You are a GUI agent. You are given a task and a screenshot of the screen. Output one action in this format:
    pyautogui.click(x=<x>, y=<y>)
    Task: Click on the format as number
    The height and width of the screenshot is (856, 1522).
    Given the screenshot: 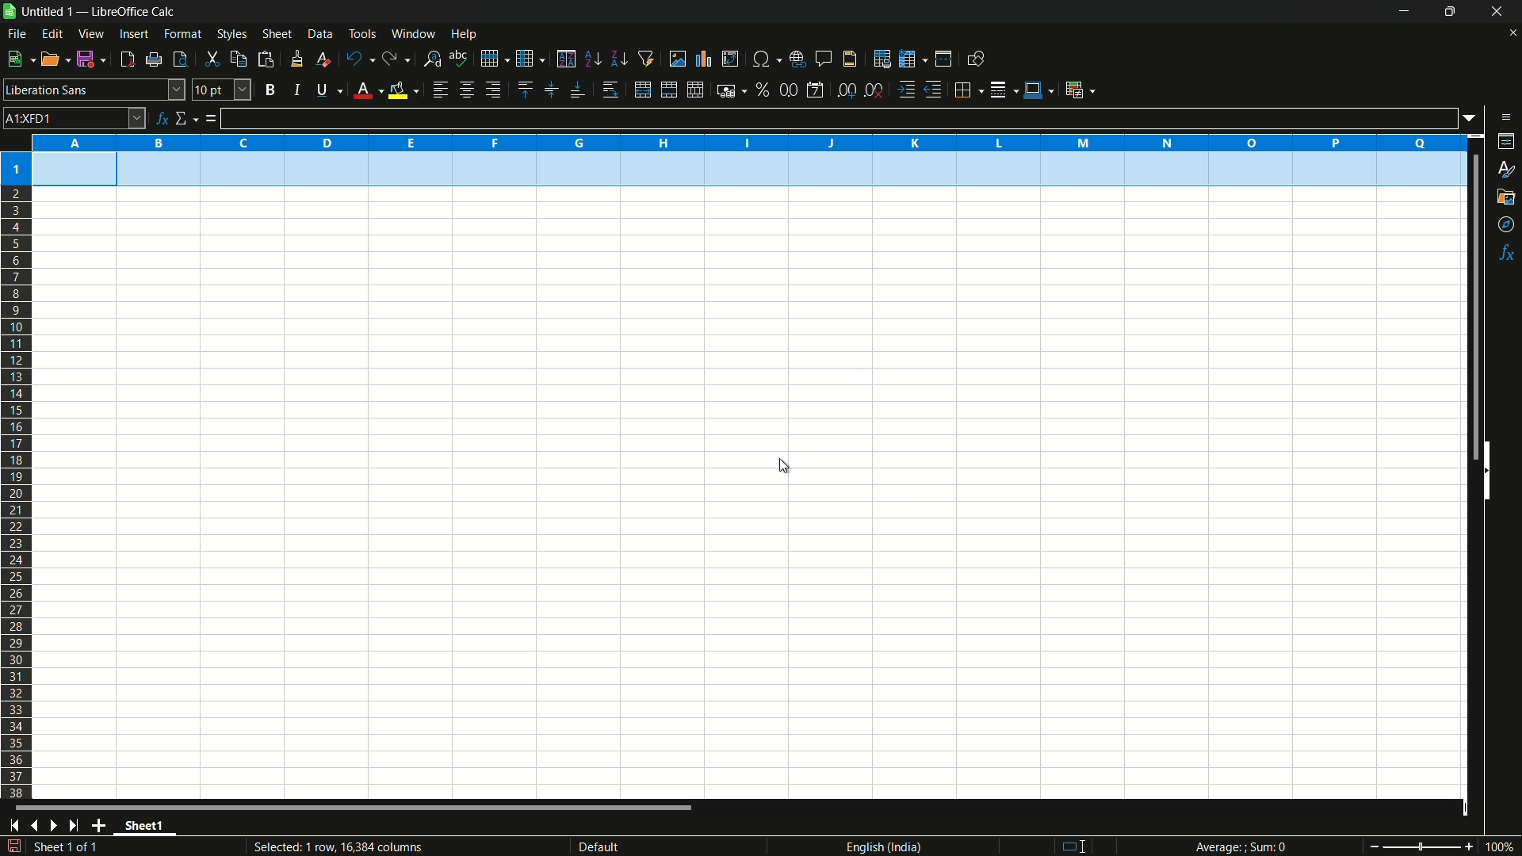 What is the action you would take?
    pyautogui.click(x=788, y=90)
    